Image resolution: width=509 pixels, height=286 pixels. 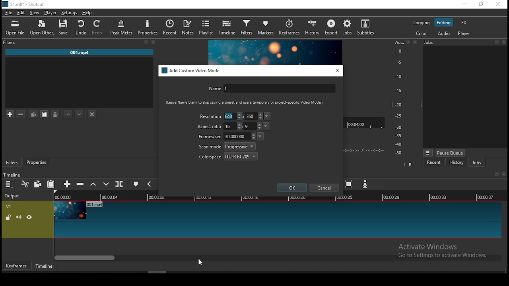 What do you see at coordinates (119, 184) in the screenshot?
I see `split at playhead` at bounding box center [119, 184].